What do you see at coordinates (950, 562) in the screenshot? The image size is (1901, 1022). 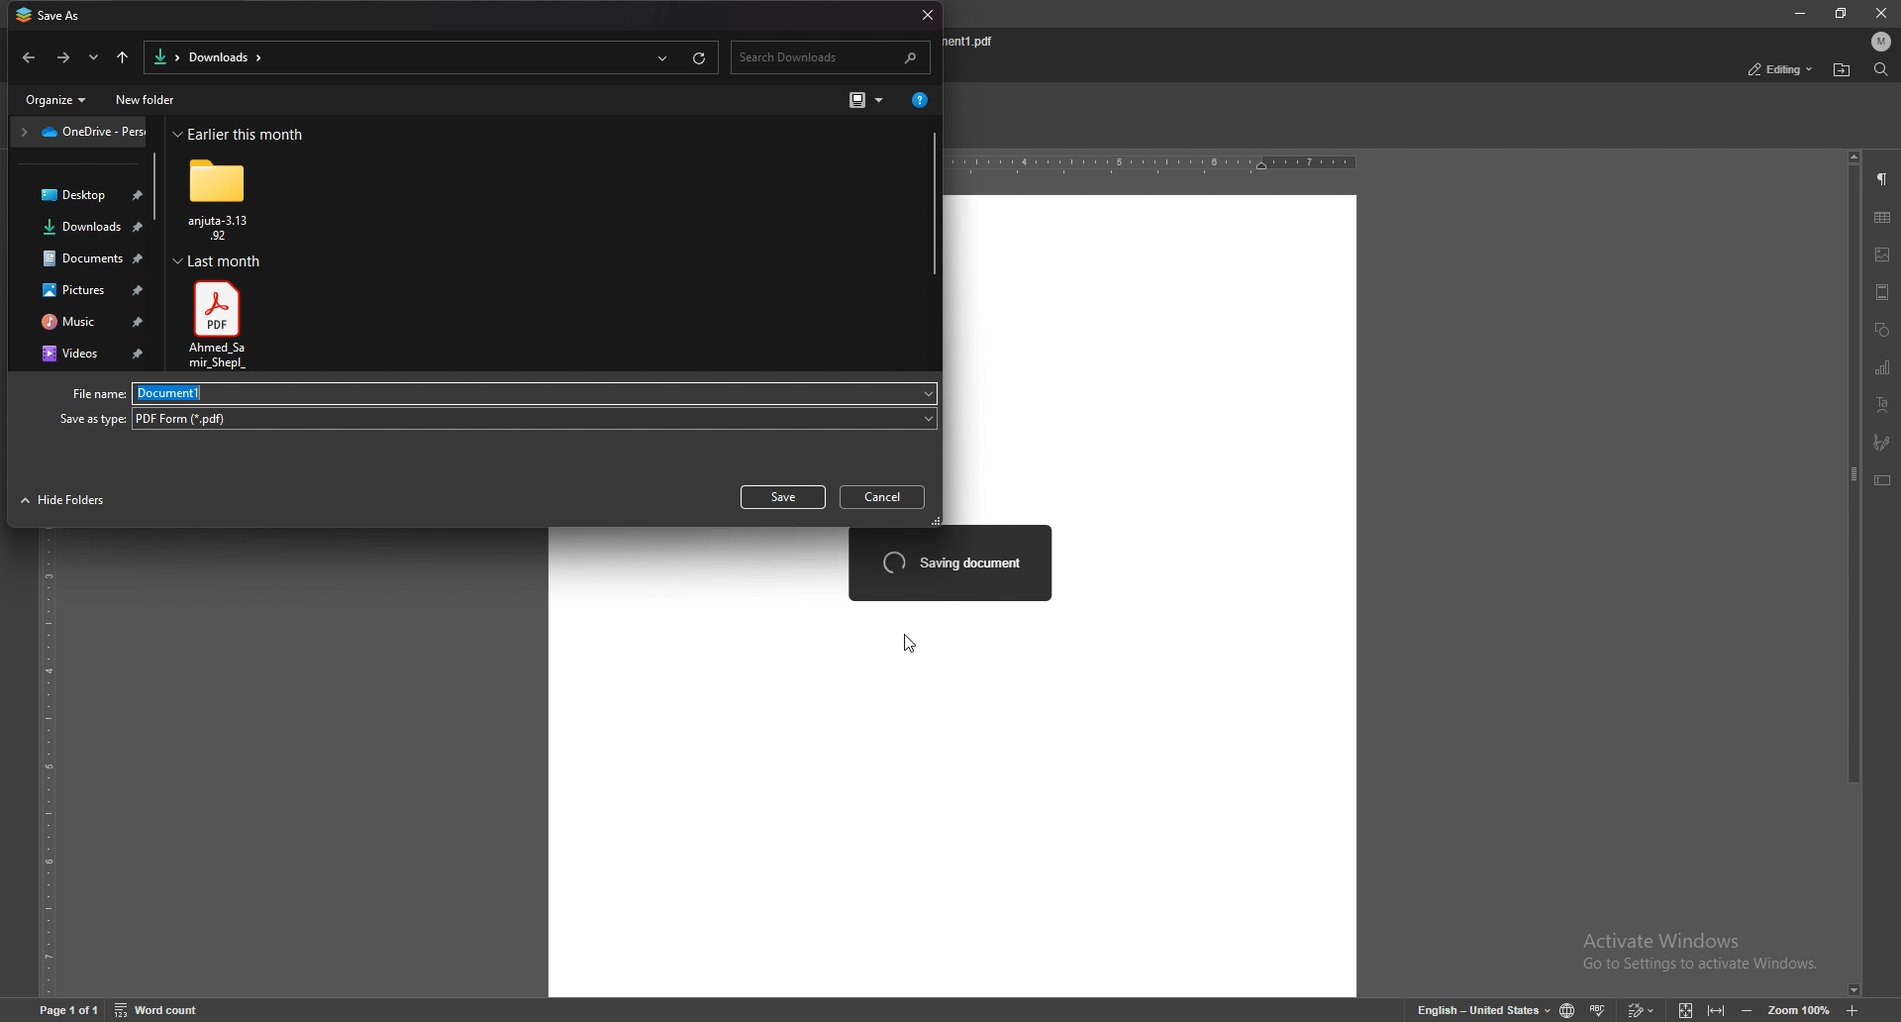 I see `loading` at bounding box center [950, 562].